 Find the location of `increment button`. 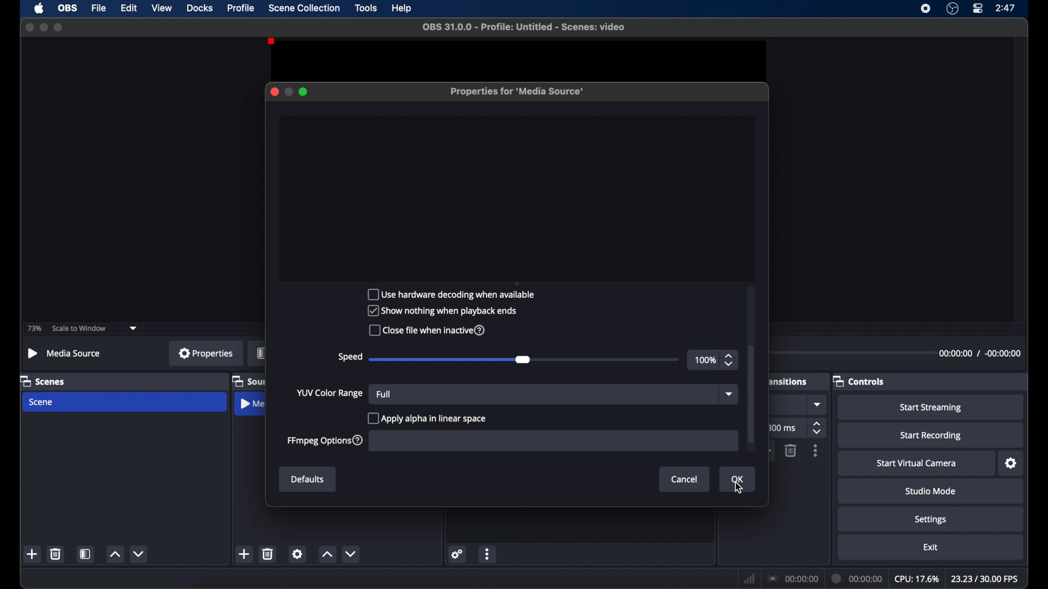

increment button is located at coordinates (327, 555).